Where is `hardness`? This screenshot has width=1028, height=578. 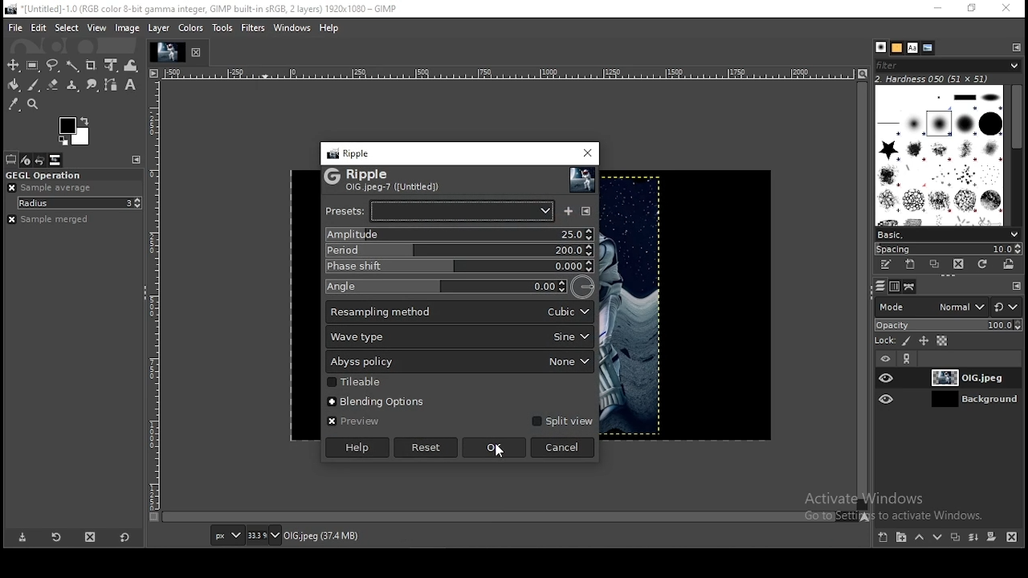 hardness is located at coordinates (944, 79).